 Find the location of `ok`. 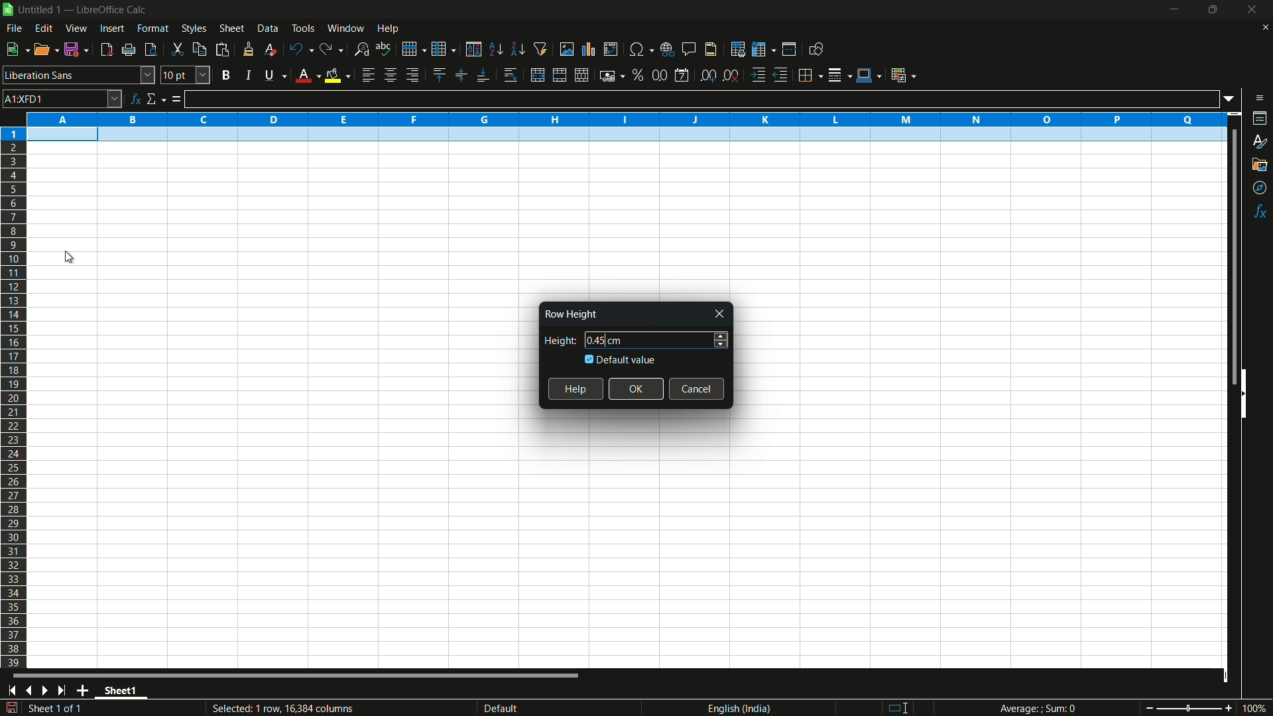

ok is located at coordinates (637, 388).